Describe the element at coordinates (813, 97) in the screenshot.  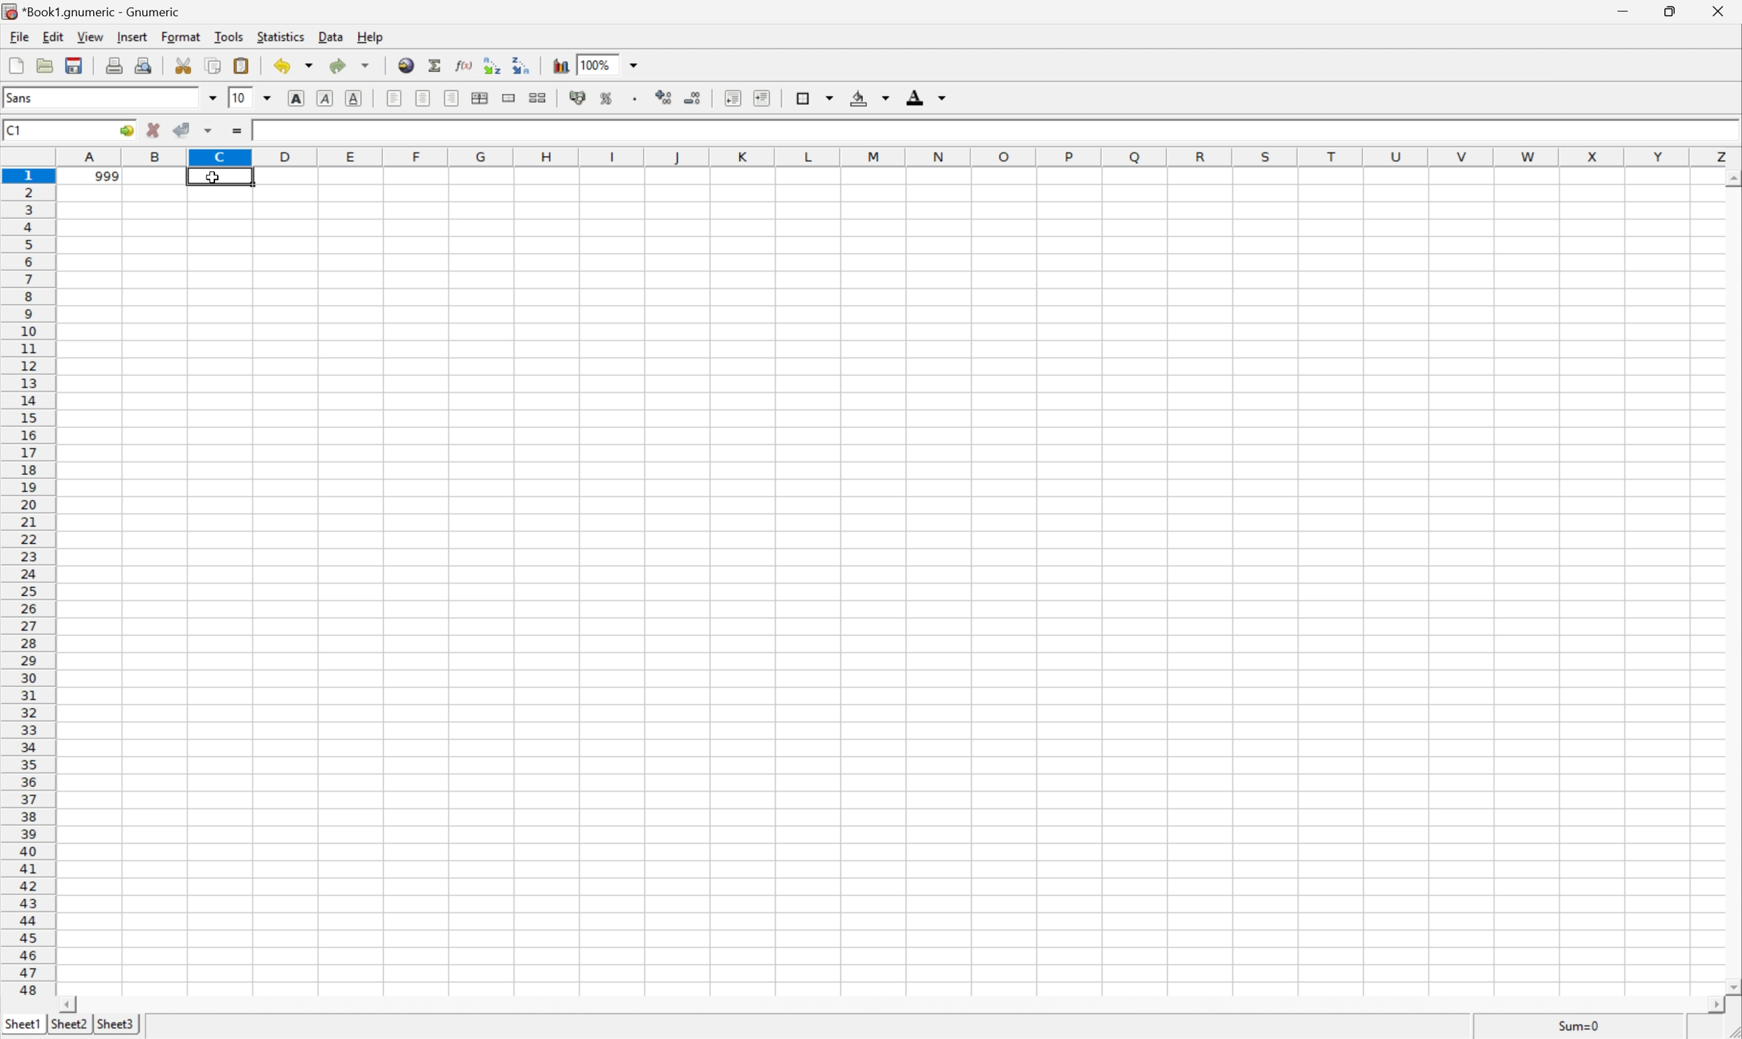
I see `borders` at that location.